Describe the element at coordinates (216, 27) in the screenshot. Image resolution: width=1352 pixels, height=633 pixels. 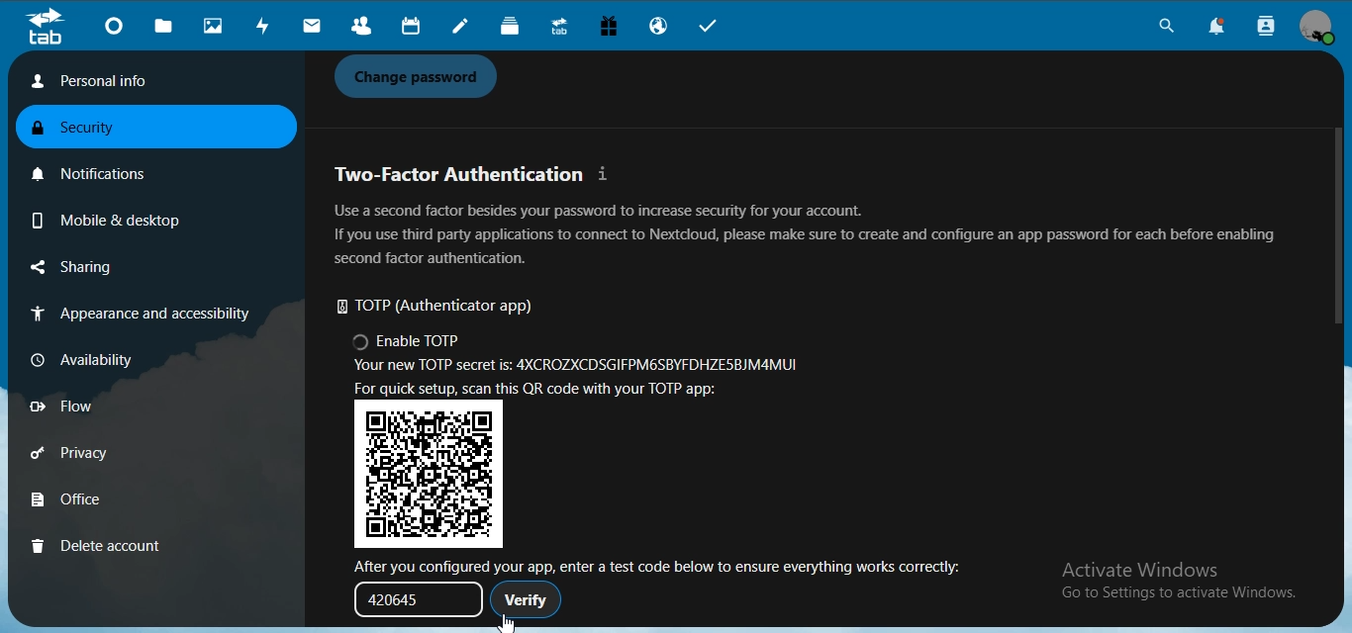
I see `photos` at that location.